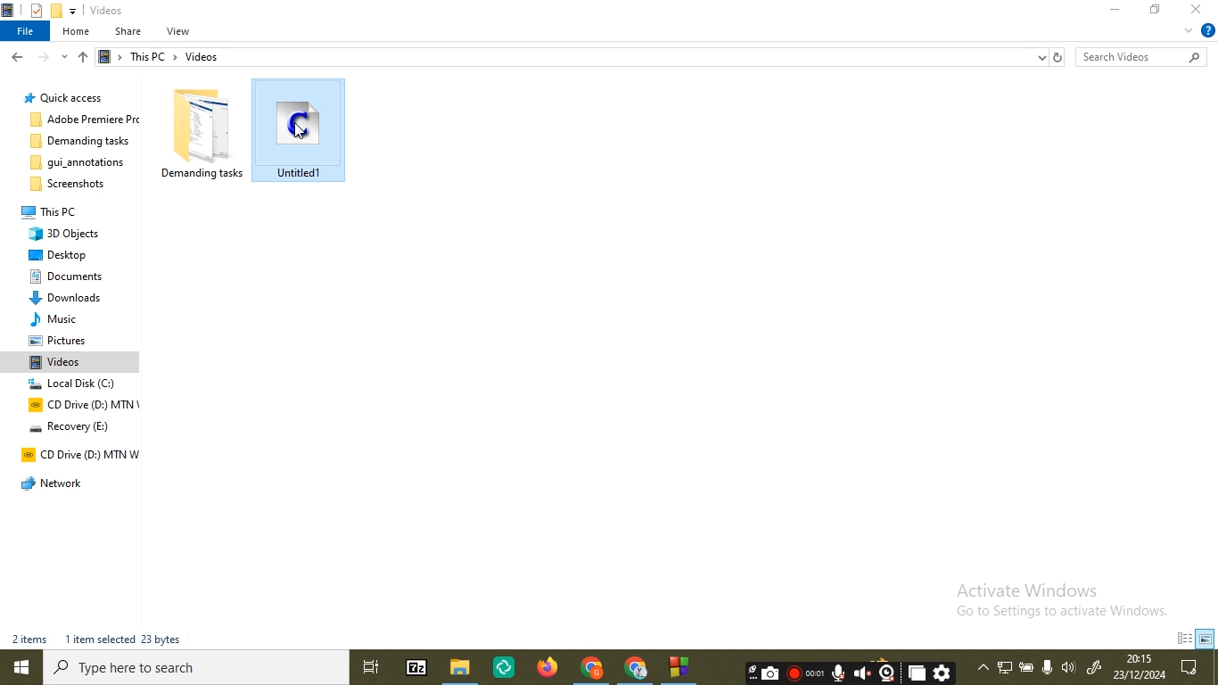 Image resolution: width=1218 pixels, height=685 pixels. Describe the element at coordinates (129, 31) in the screenshot. I see `share` at that location.